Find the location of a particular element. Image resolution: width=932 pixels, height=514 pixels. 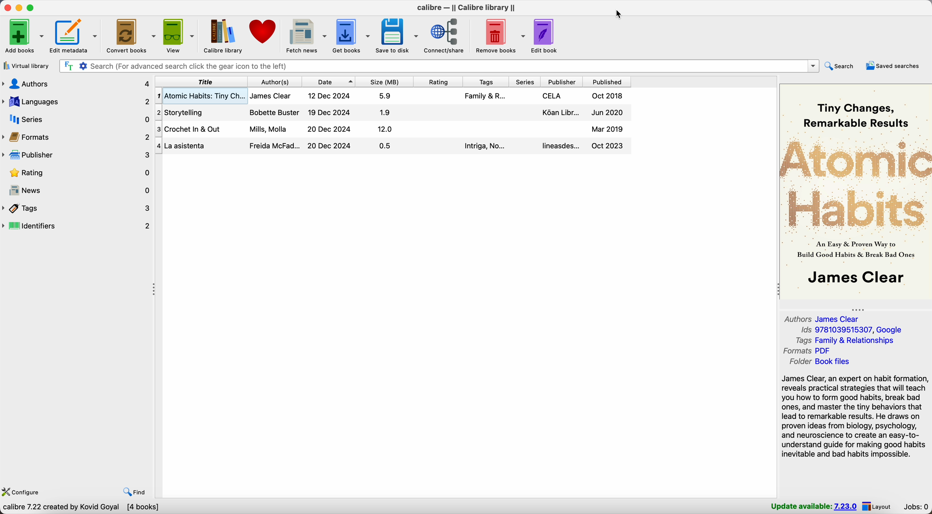

add books is located at coordinates (25, 36).